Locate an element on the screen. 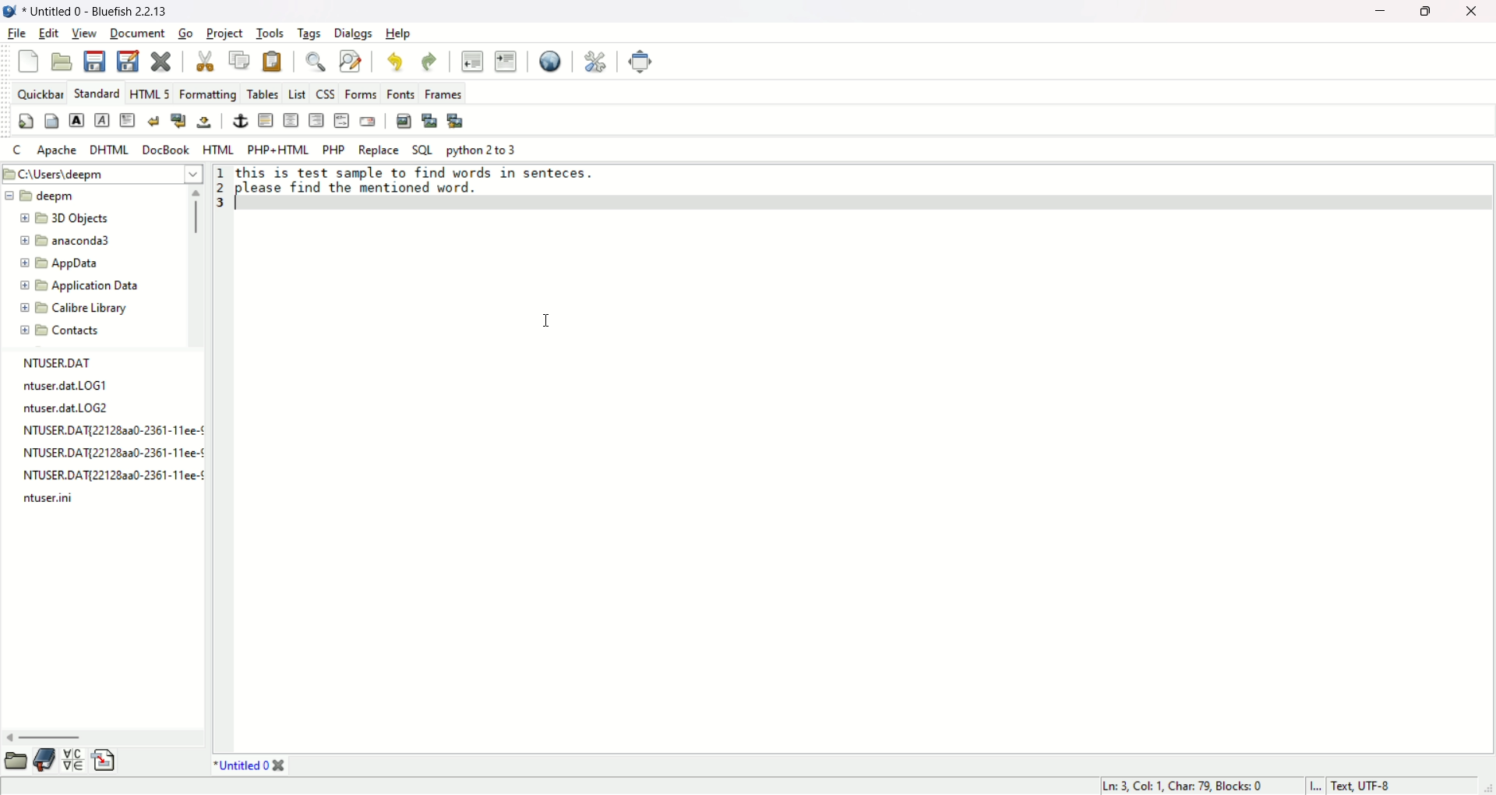  HTML 5 is located at coordinates (150, 92).